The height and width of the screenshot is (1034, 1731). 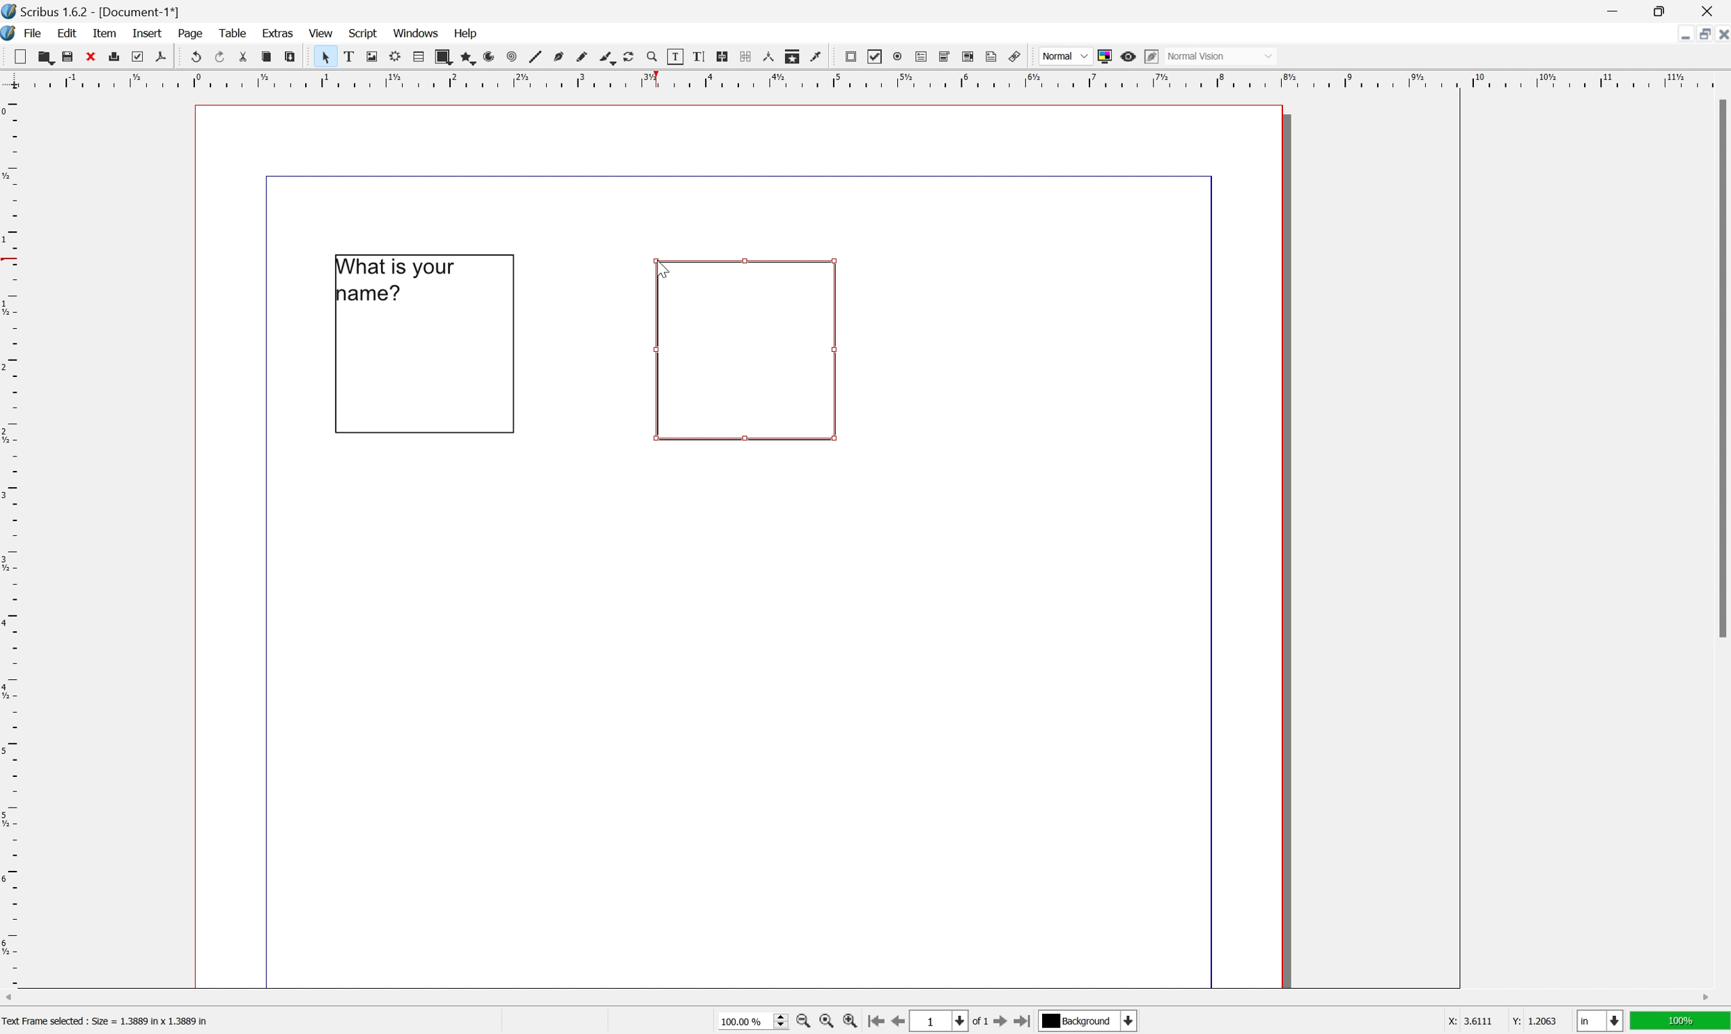 What do you see at coordinates (722, 56) in the screenshot?
I see `link text frames` at bounding box center [722, 56].